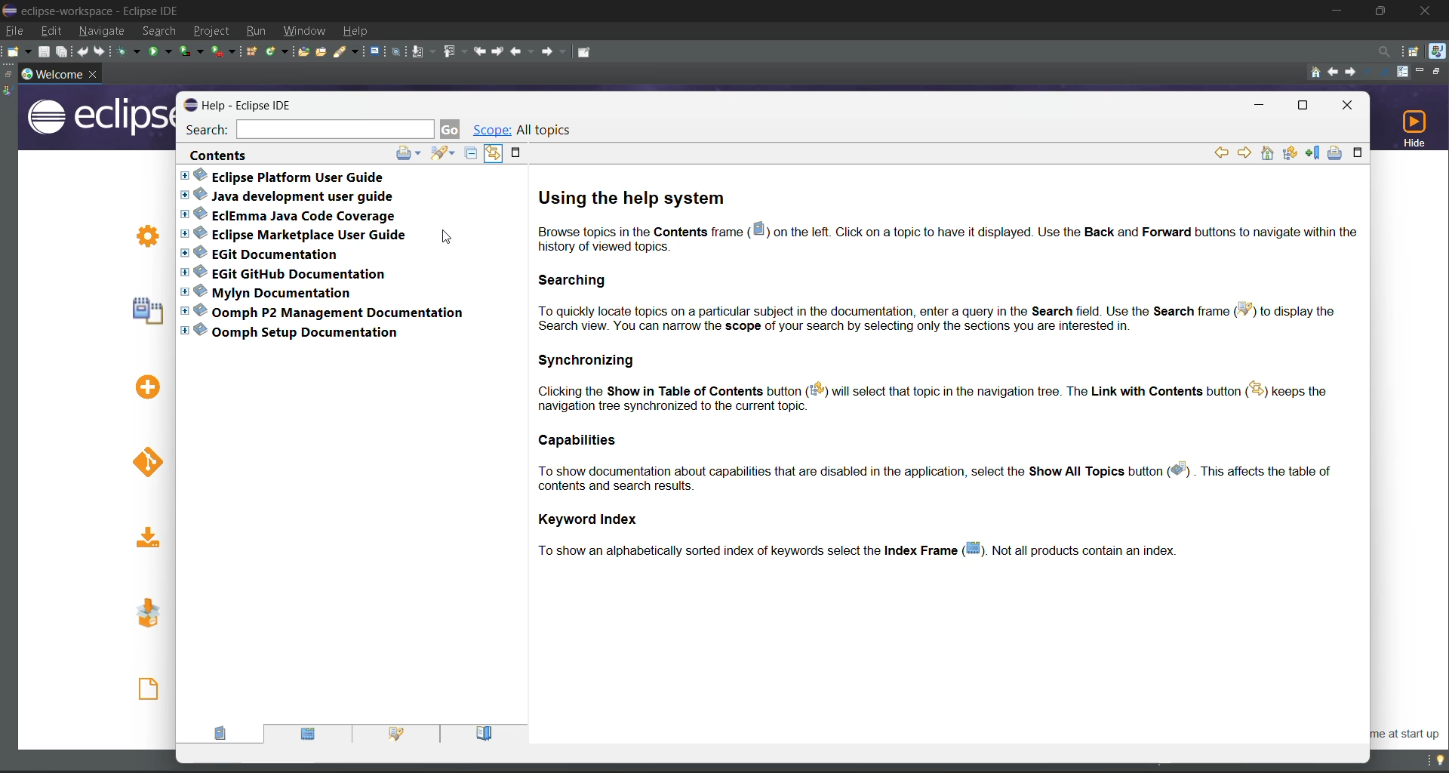 The height and width of the screenshot is (773, 1449). I want to click on reduce, so click(1367, 72).